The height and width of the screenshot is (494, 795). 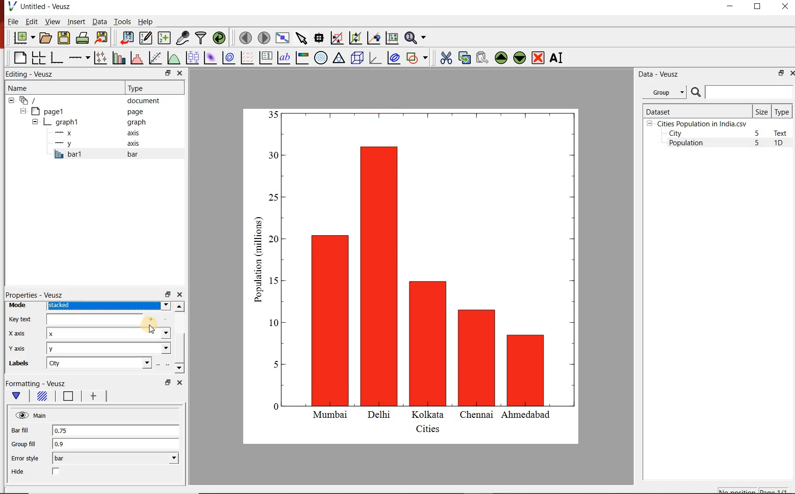 I want to click on plot a function, so click(x=173, y=58).